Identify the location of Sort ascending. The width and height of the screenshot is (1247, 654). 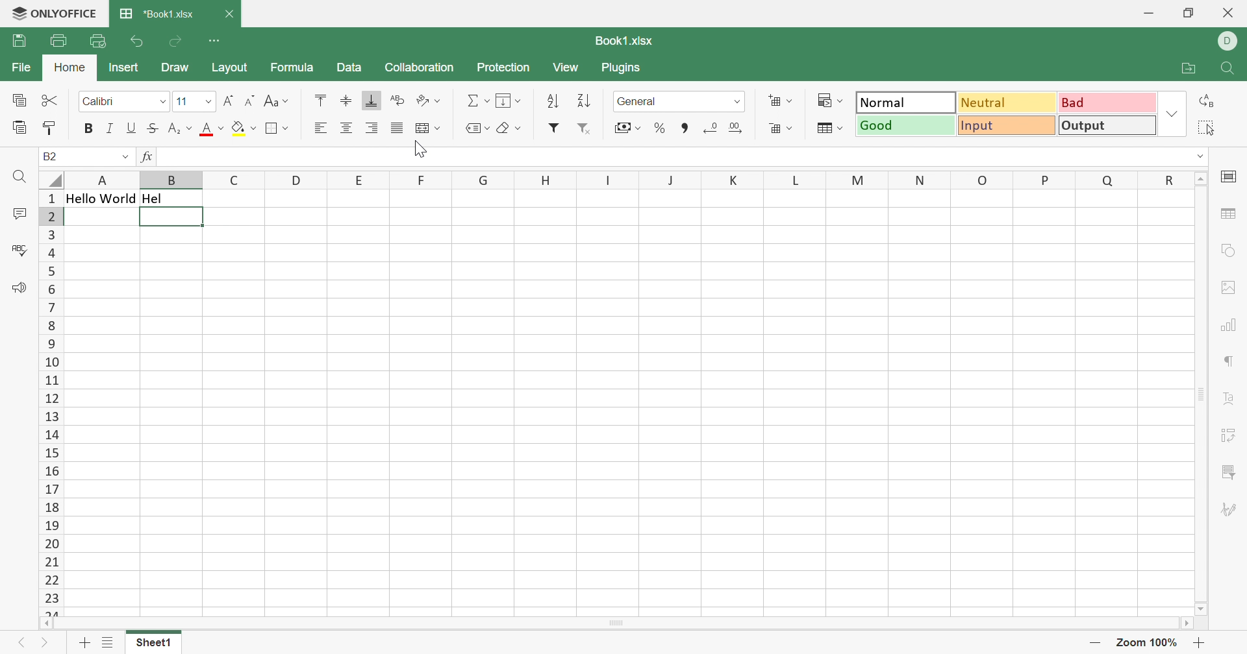
(553, 101).